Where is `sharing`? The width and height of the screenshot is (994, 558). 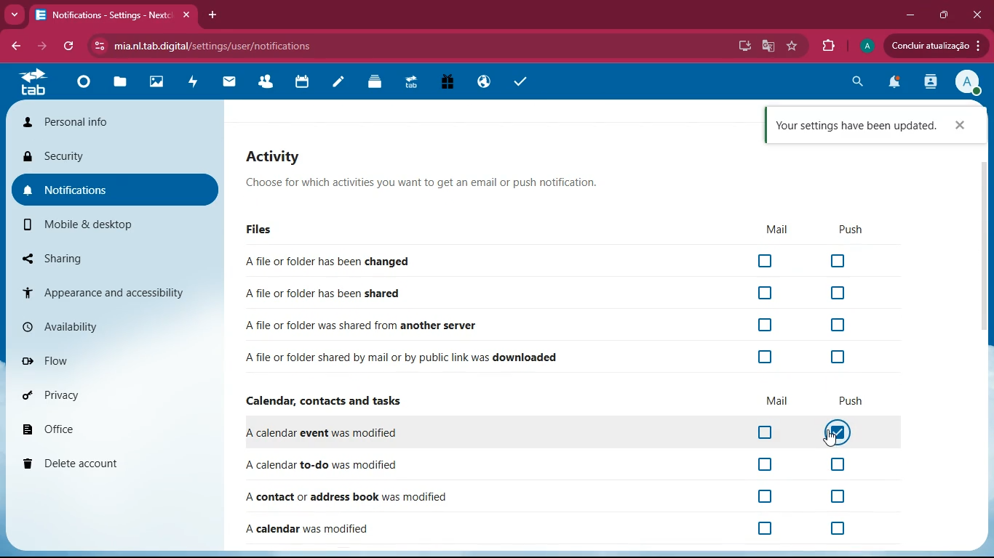 sharing is located at coordinates (107, 256).